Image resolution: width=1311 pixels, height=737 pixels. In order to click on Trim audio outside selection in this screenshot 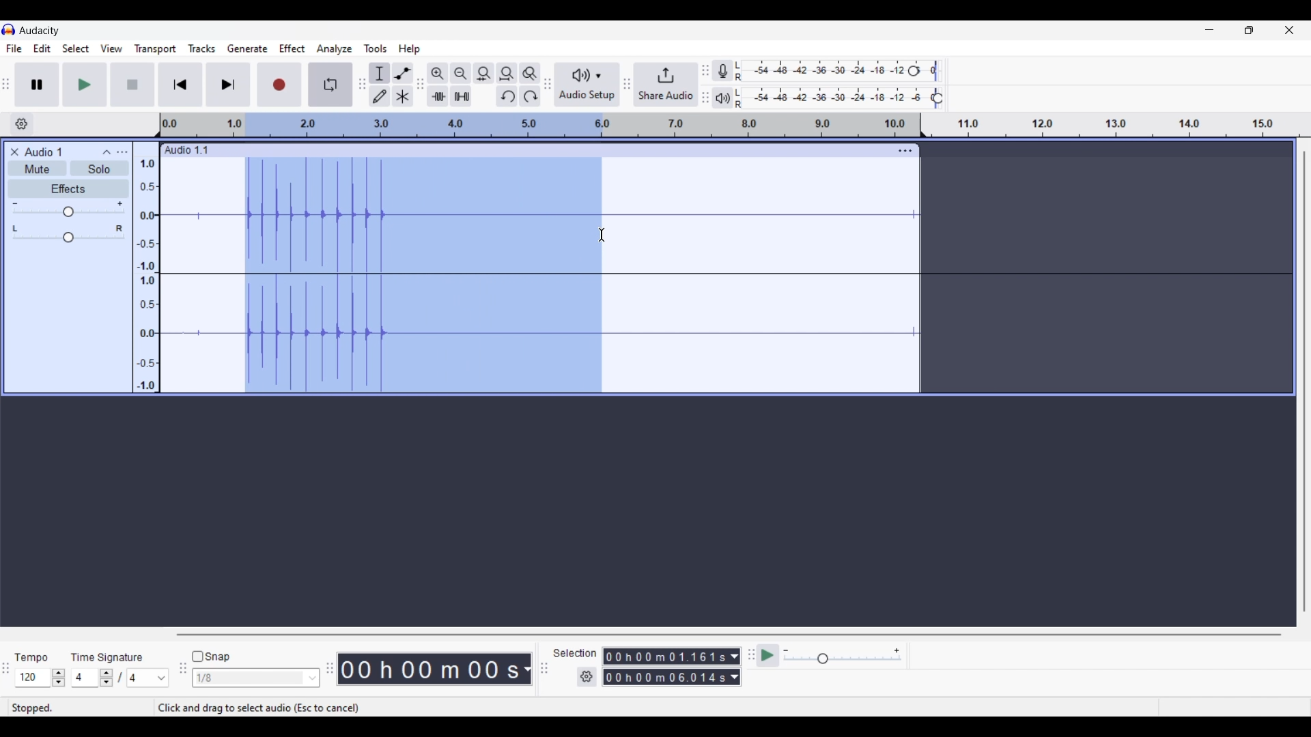, I will do `click(438, 96)`.